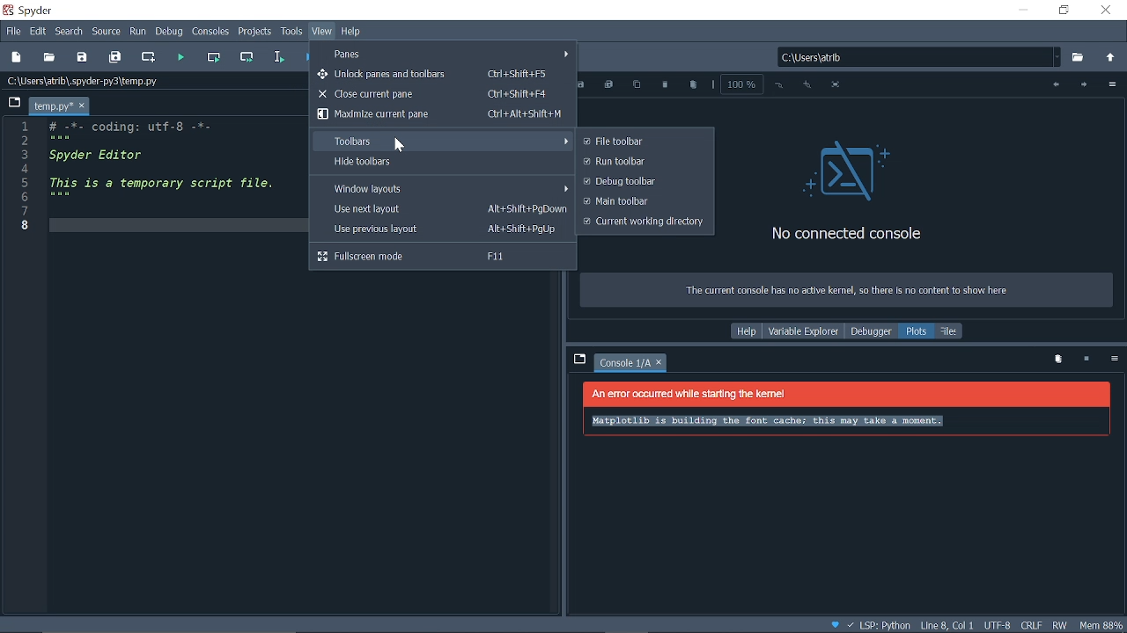 Image resolution: width=1127 pixels, height=633 pixels. I want to click on File, so click(11, 31).